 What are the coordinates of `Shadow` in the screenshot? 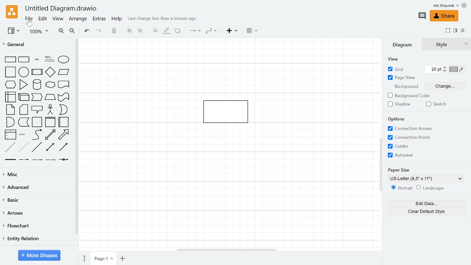 It's located at (178, 31).